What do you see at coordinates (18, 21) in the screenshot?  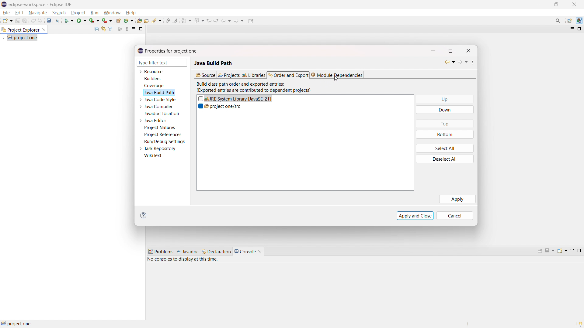 I see `save` at bounding box center [18, 21].